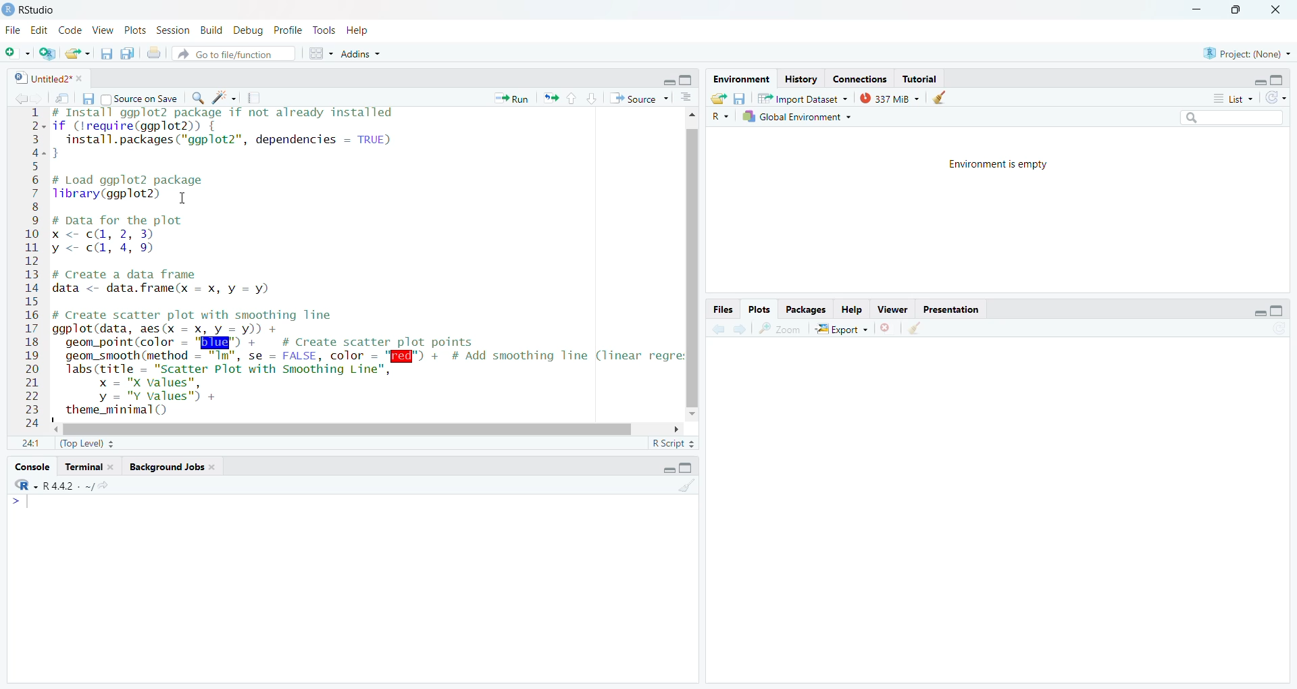 This screenshot has width=1297, height=689. I want to click on Packages, so click(809, 310).